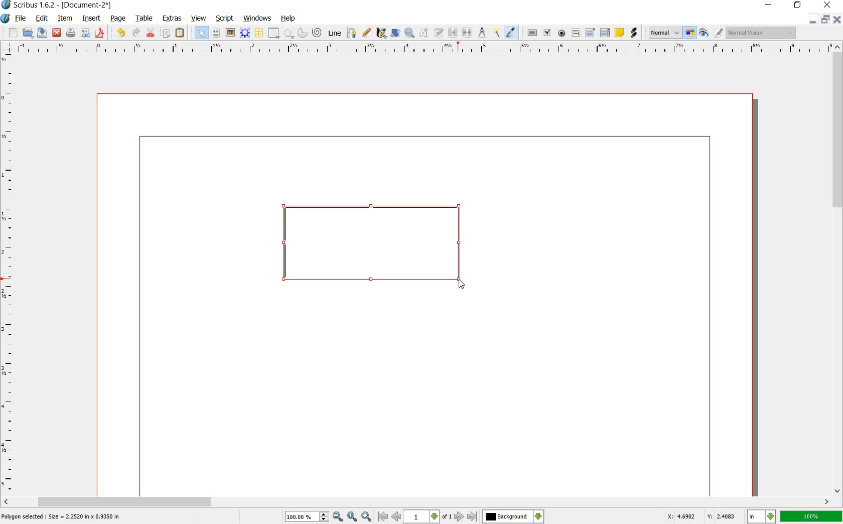 This screenshot has height=524, width=843. Describe the element at coordinates (380, 33) in the screenshot. I see `CALLIGRAPHIC LINE` at that location.